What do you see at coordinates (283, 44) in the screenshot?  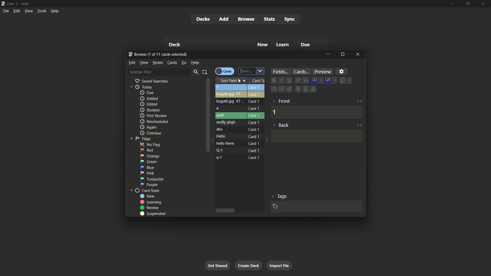 I see `learn` at bounding box center [283, 44].